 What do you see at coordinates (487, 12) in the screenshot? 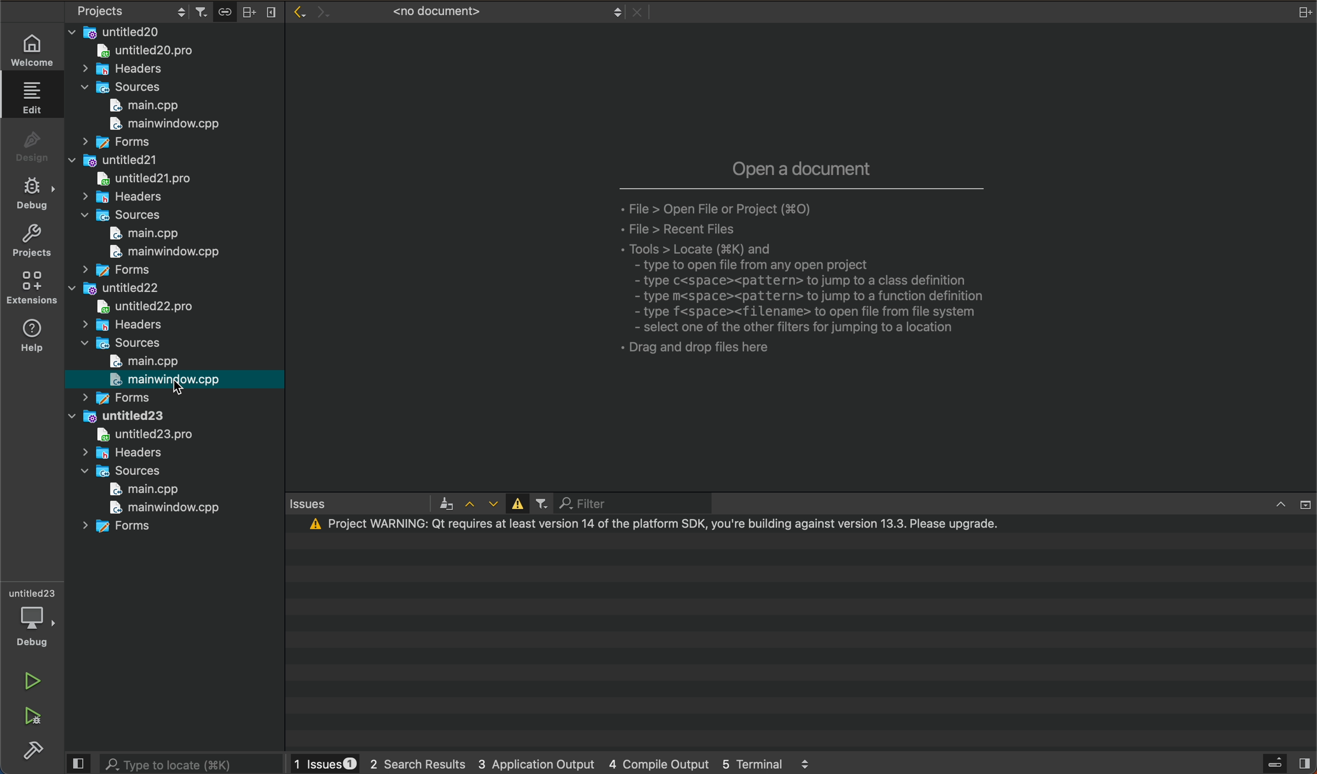
I see `file tab` at bounding box center [487, 12].